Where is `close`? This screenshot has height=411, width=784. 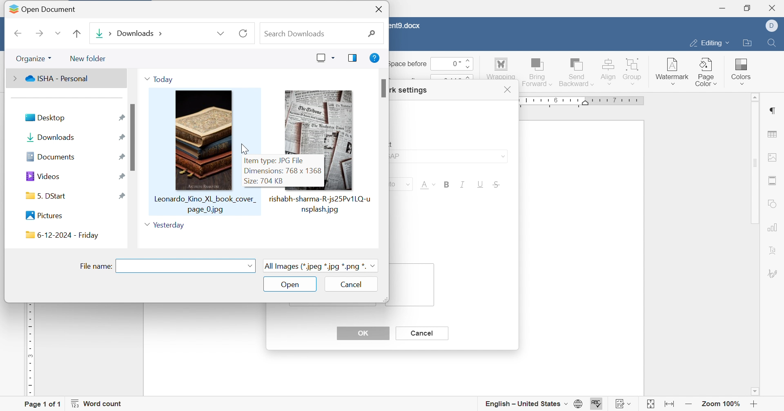
close is located at coordinates (775, 8).